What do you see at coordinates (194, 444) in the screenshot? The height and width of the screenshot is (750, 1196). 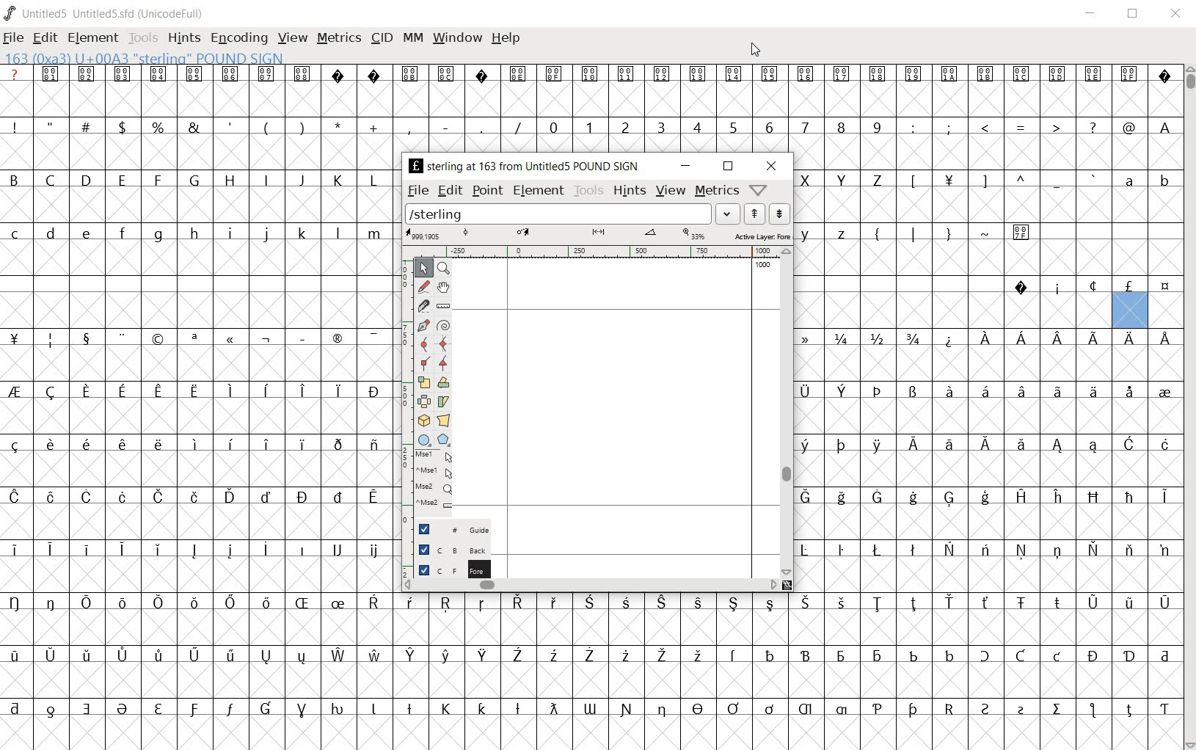 I see `Symbol` at bounding box center [194, 444].